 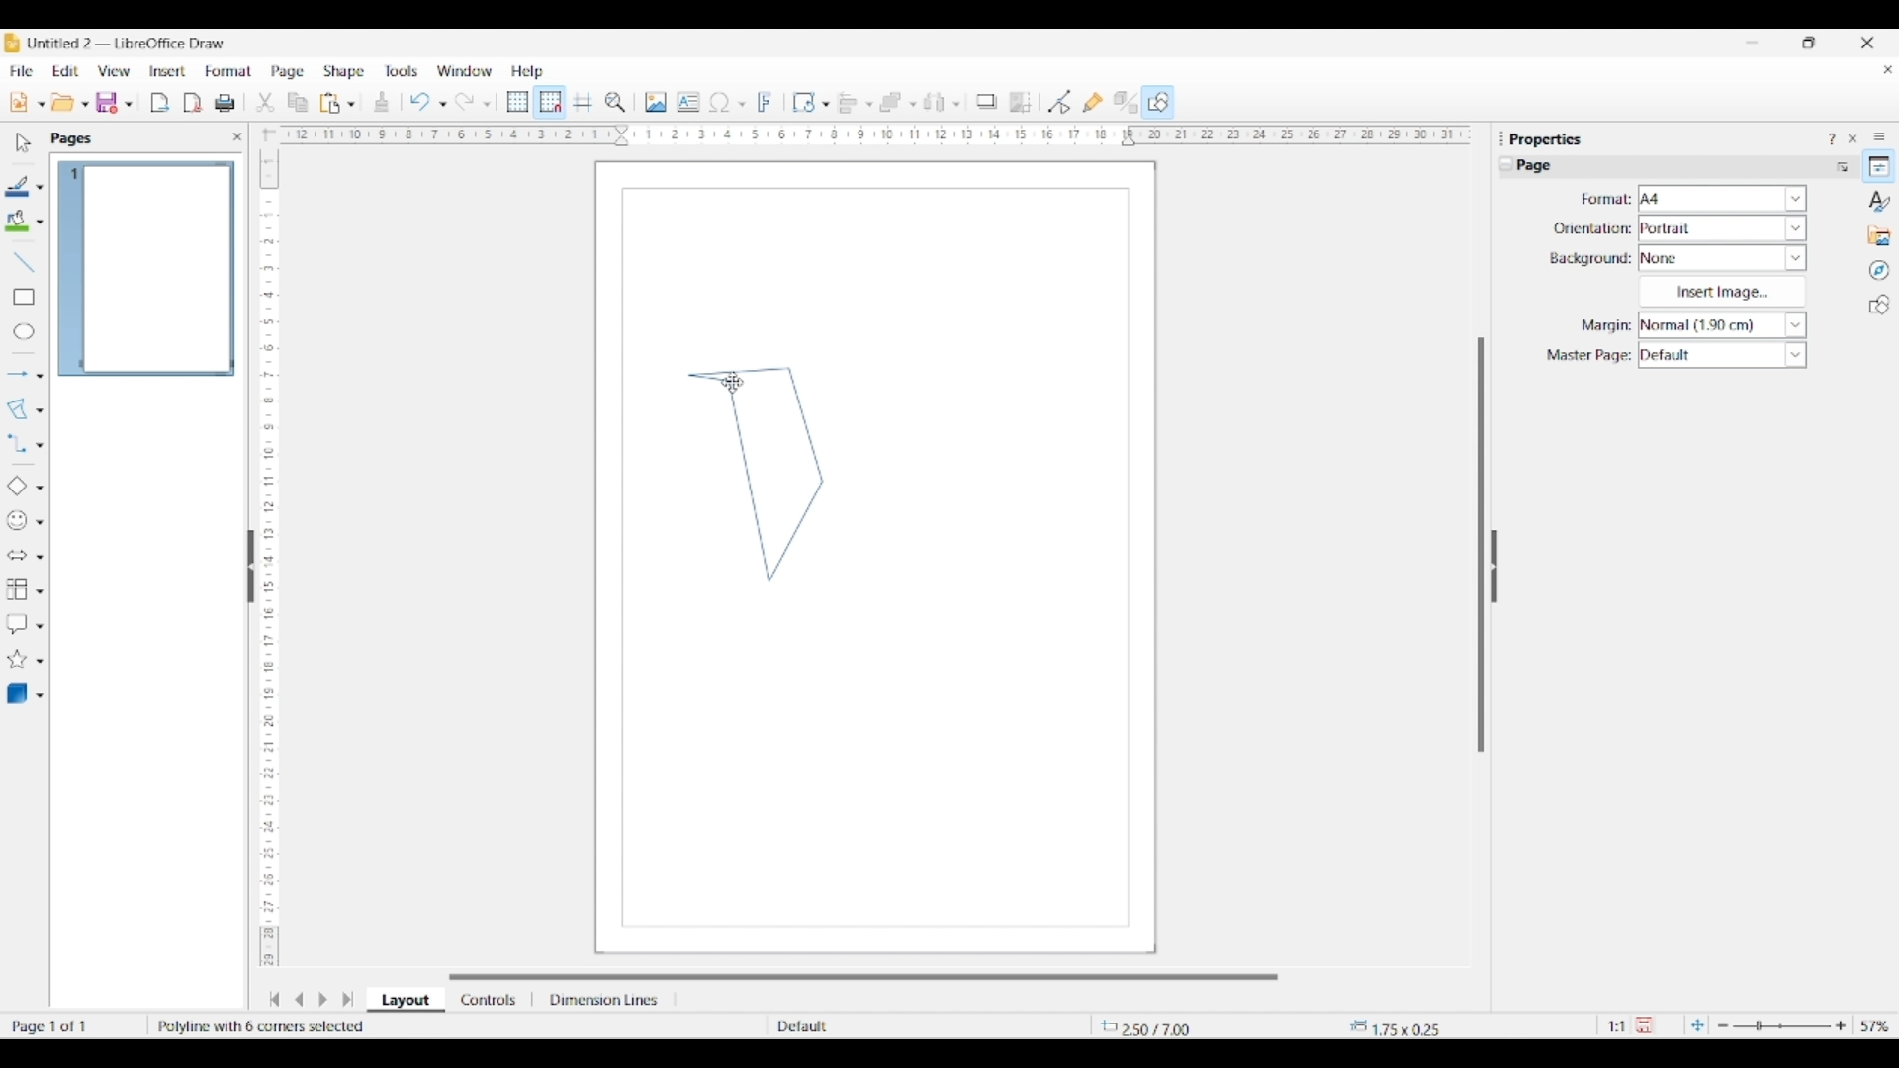 I want to click on Export, so click(x=160, y=103).